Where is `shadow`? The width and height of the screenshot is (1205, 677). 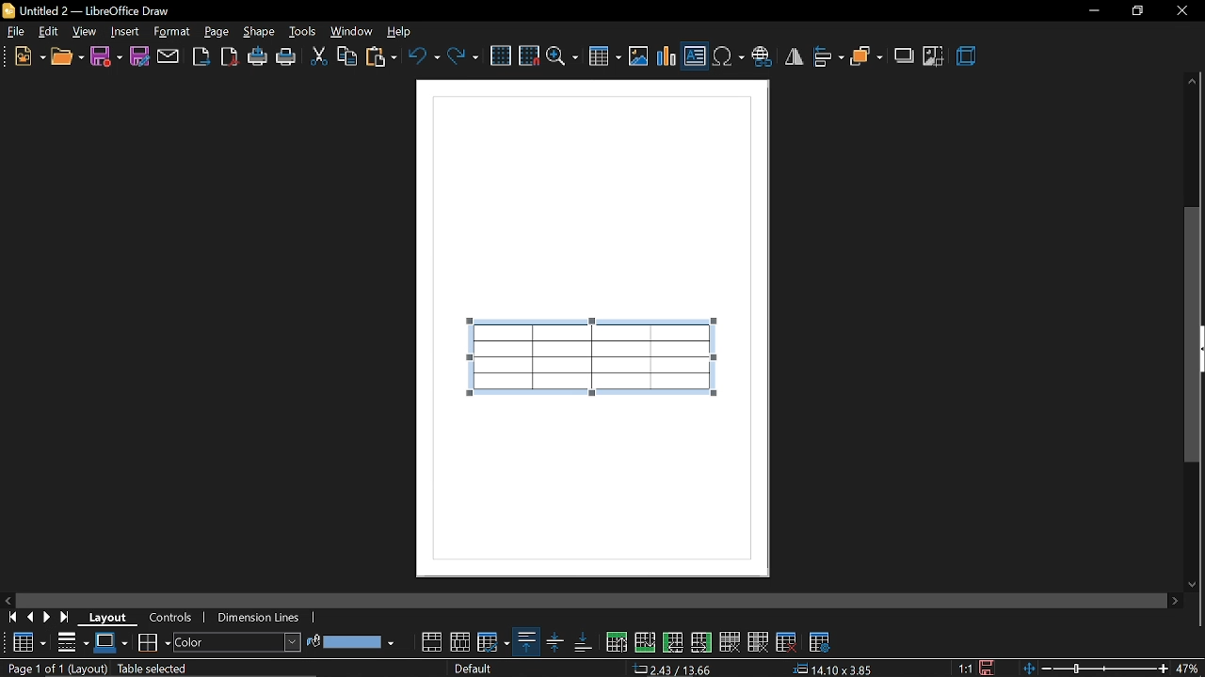
shadow is located at coordinates (902, 56).